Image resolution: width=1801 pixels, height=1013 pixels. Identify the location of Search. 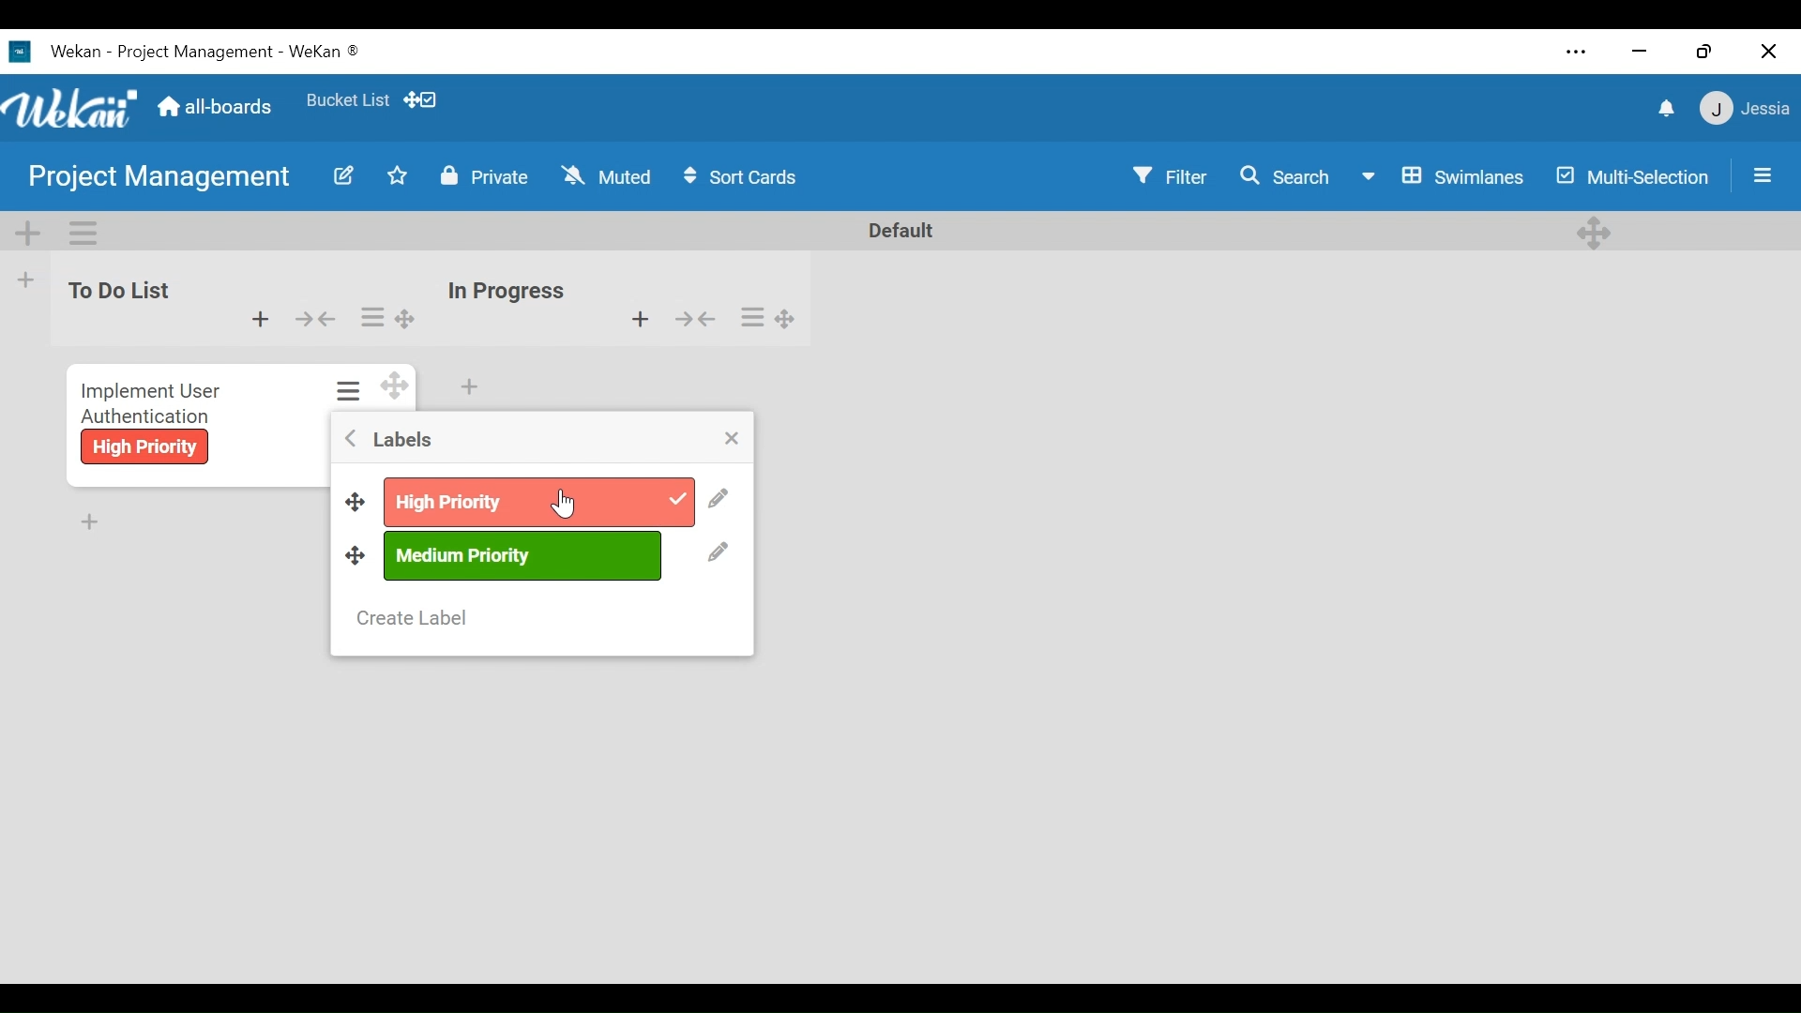
(1290, 175).